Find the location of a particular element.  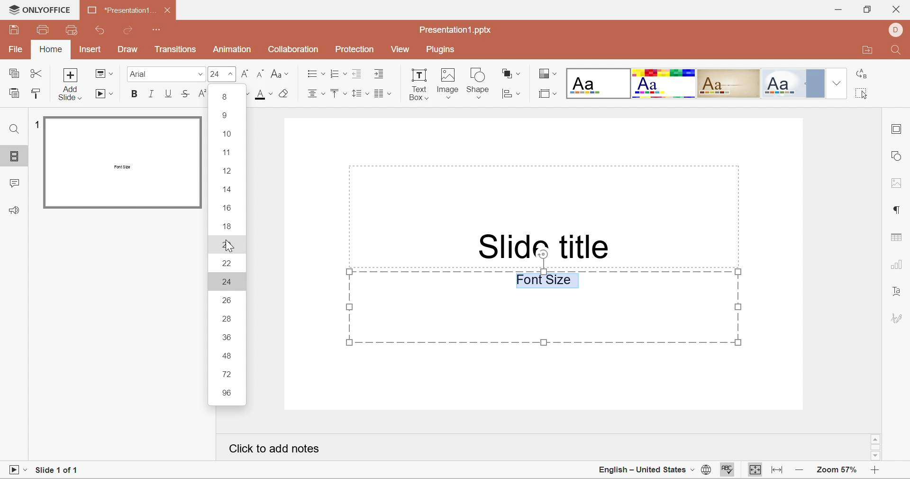

26 is located at coordinates (226, 300).